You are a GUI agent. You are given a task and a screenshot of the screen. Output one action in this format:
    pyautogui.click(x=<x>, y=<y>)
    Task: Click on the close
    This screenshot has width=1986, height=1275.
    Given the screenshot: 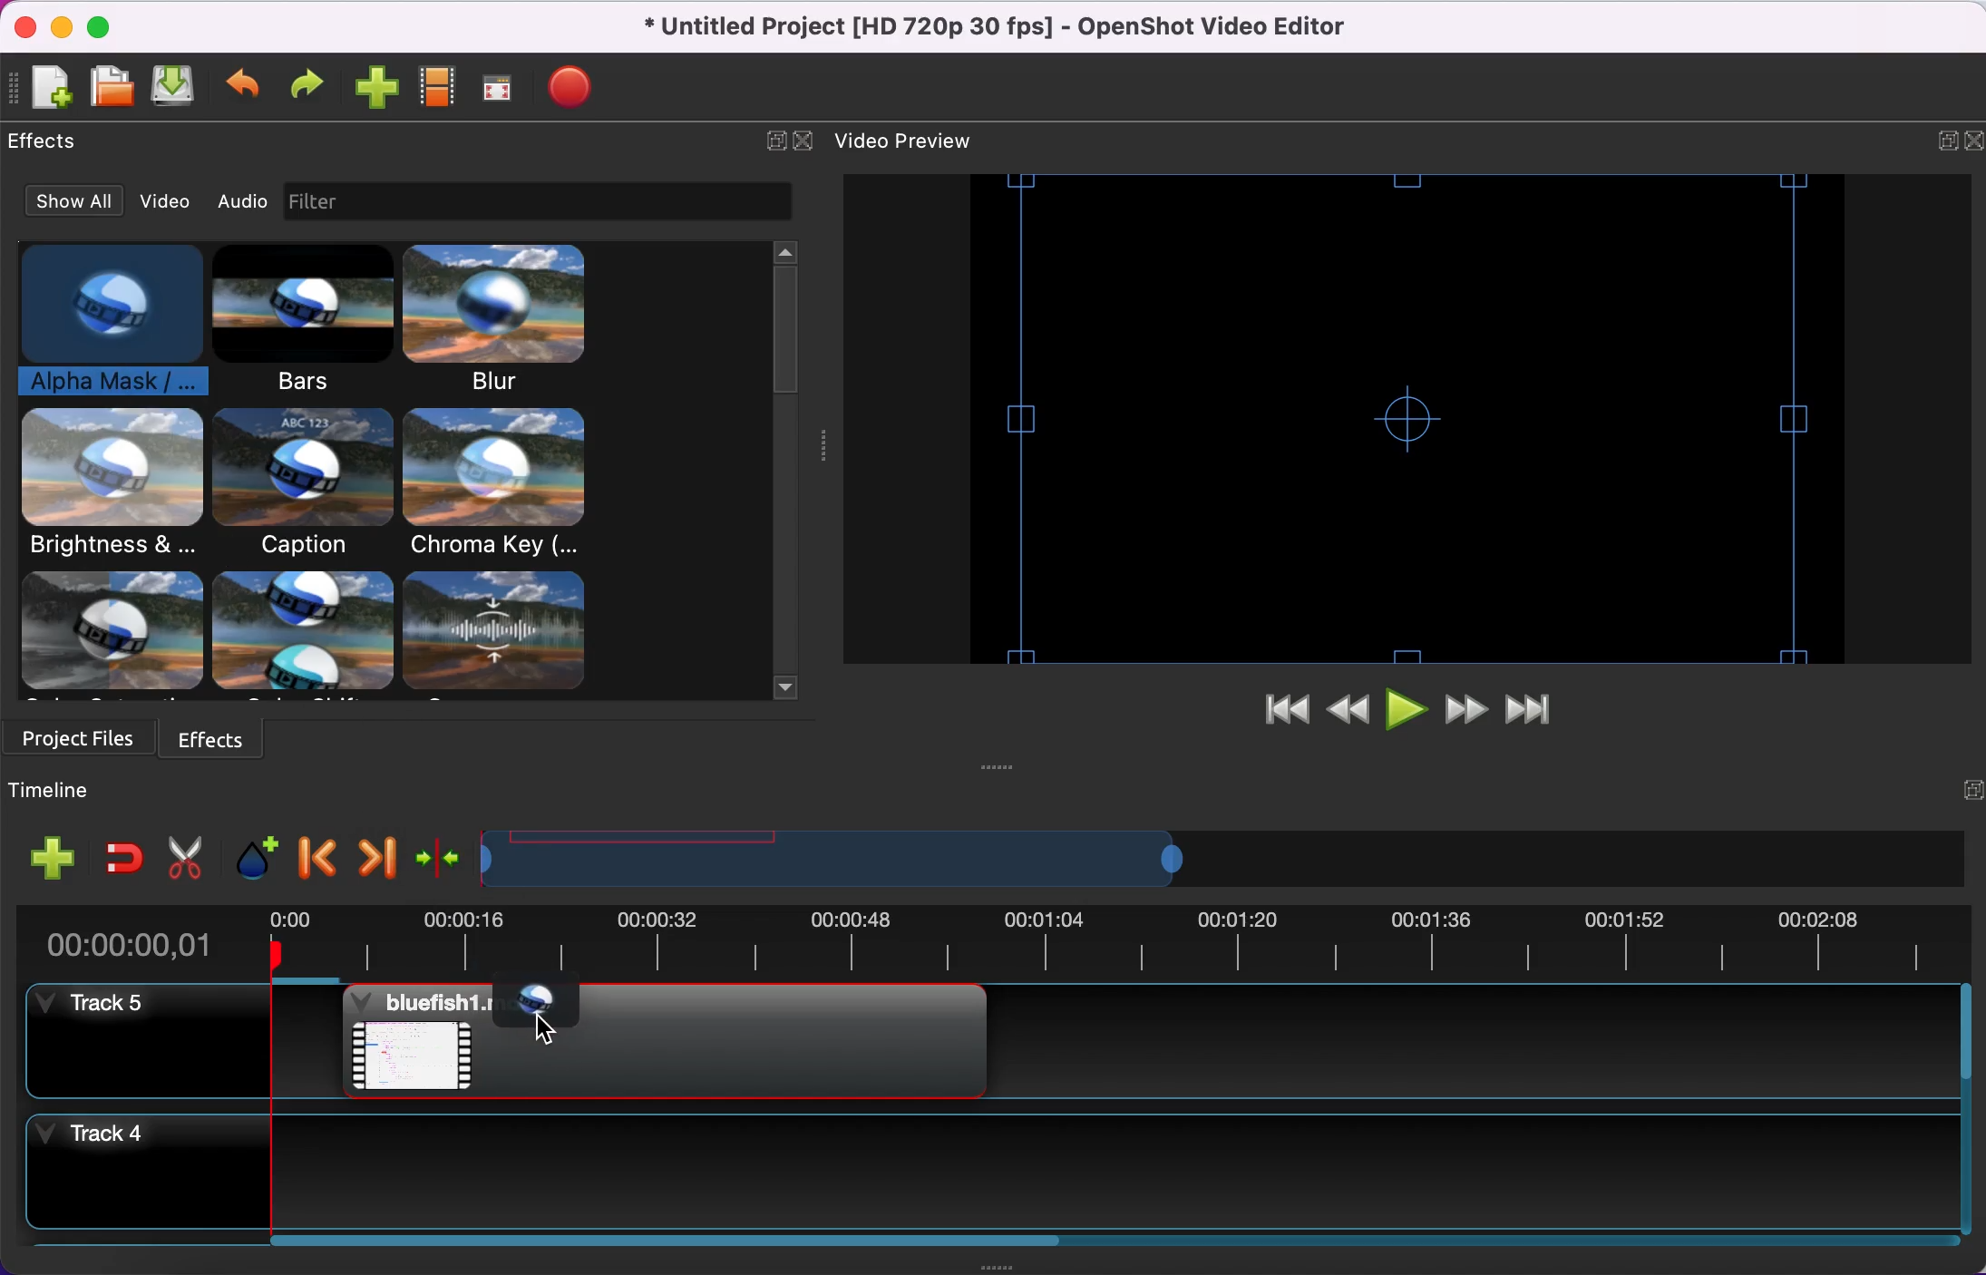 What is the action you would take?
    pyautogui.click(x=804, y=145)
    